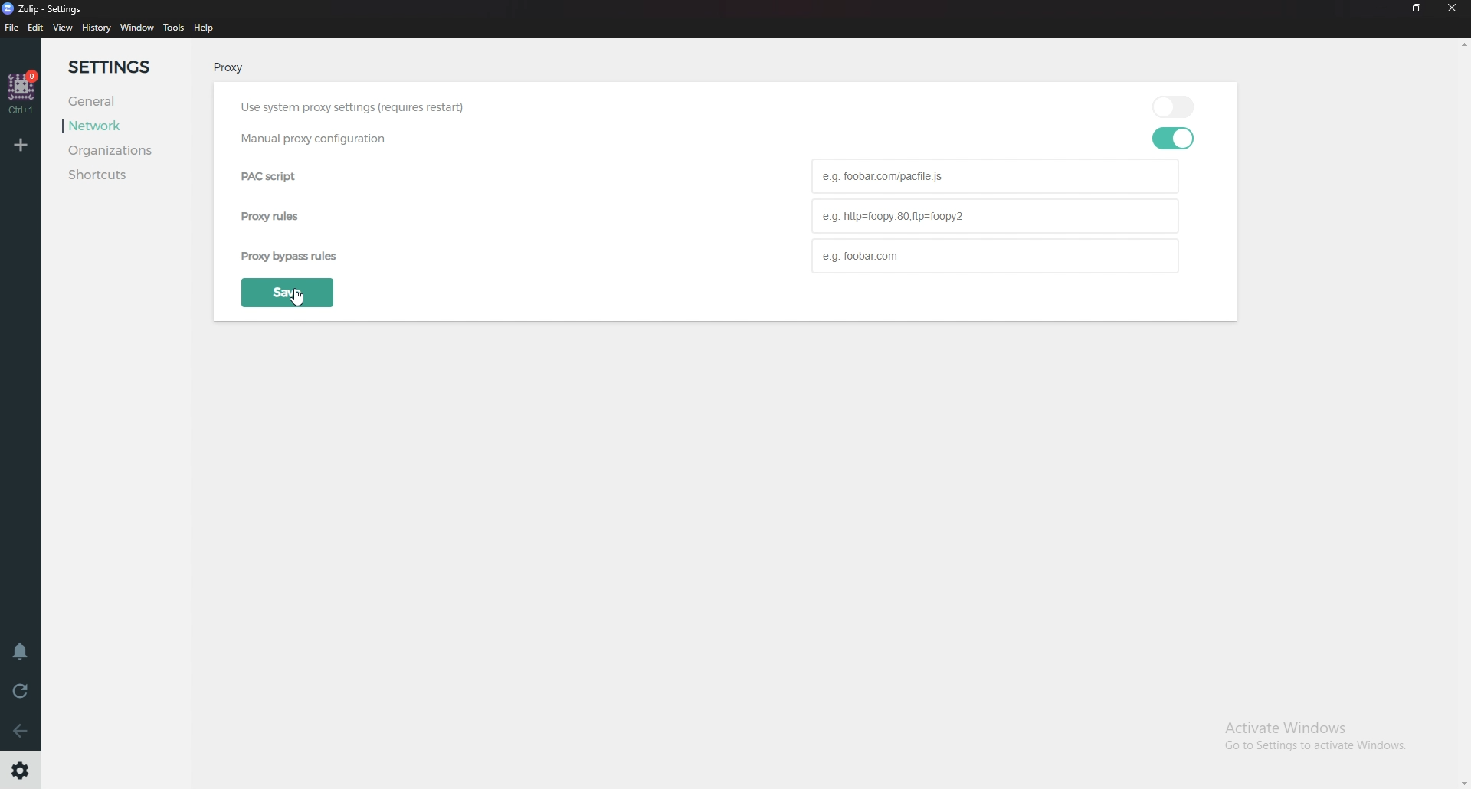  What do you see at coordinates (995, 255) in the screenshot?
I see `Proxy bypass rules` at bounding box center [995, 255].